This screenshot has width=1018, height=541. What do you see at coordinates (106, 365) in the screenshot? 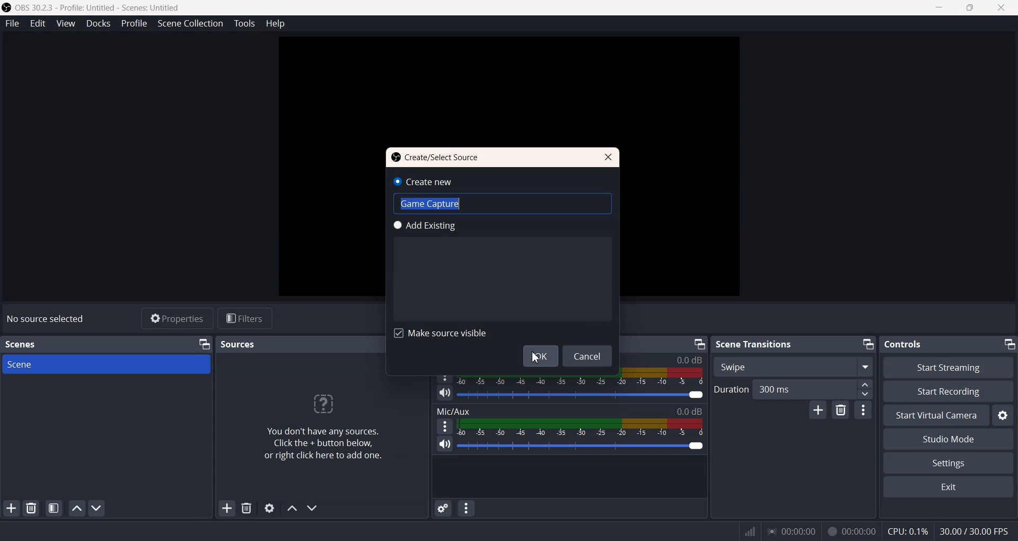
I see `Scene` at bounding box center [106, 365].